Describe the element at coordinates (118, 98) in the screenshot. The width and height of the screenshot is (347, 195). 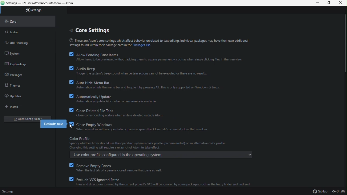
I see `automatically update` at that location.